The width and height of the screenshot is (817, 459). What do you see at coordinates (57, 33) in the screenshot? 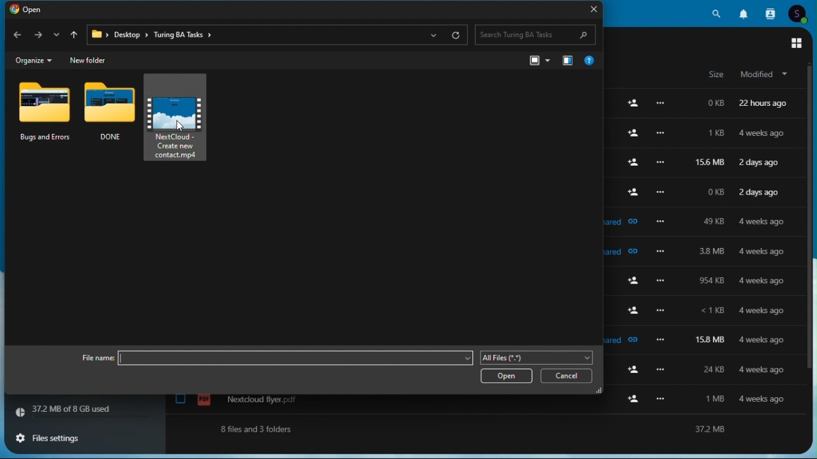
I see `down` at bounding box center [57, 33].